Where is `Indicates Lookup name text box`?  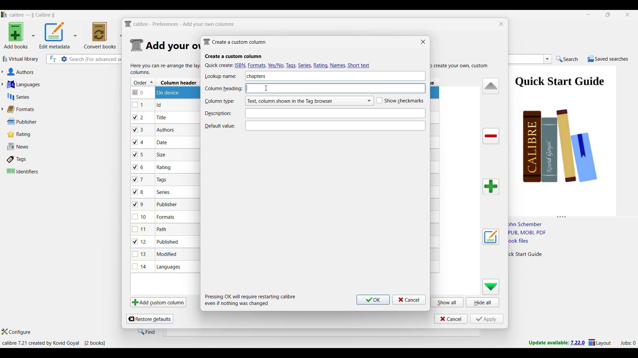 Indicates Lookup name text box is located at coordinates (223, 76).